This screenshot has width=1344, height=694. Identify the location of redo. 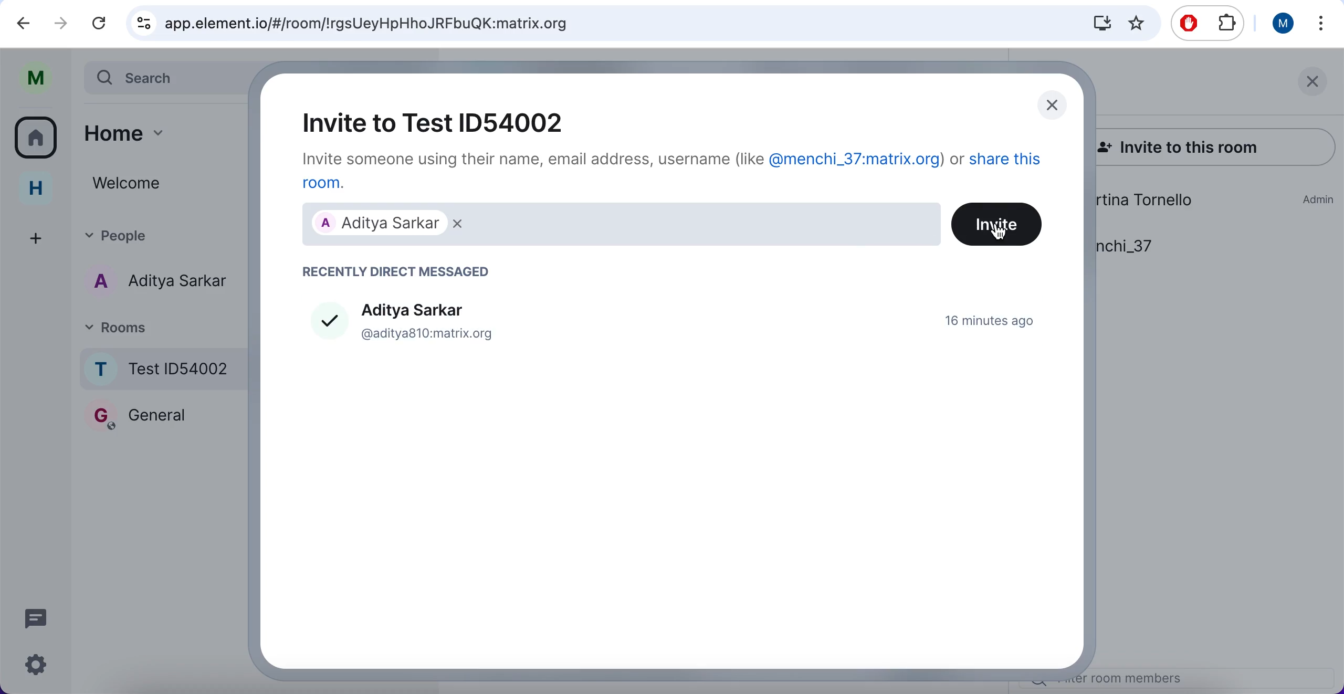
(60, 23).